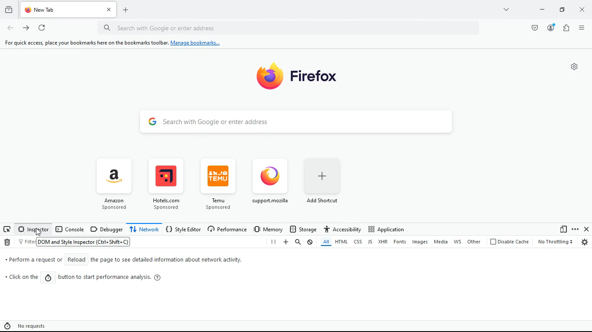  What do you see at coordinates (269, 229) in the screenshot?
I see `memory` at bounding box center [269, 229].